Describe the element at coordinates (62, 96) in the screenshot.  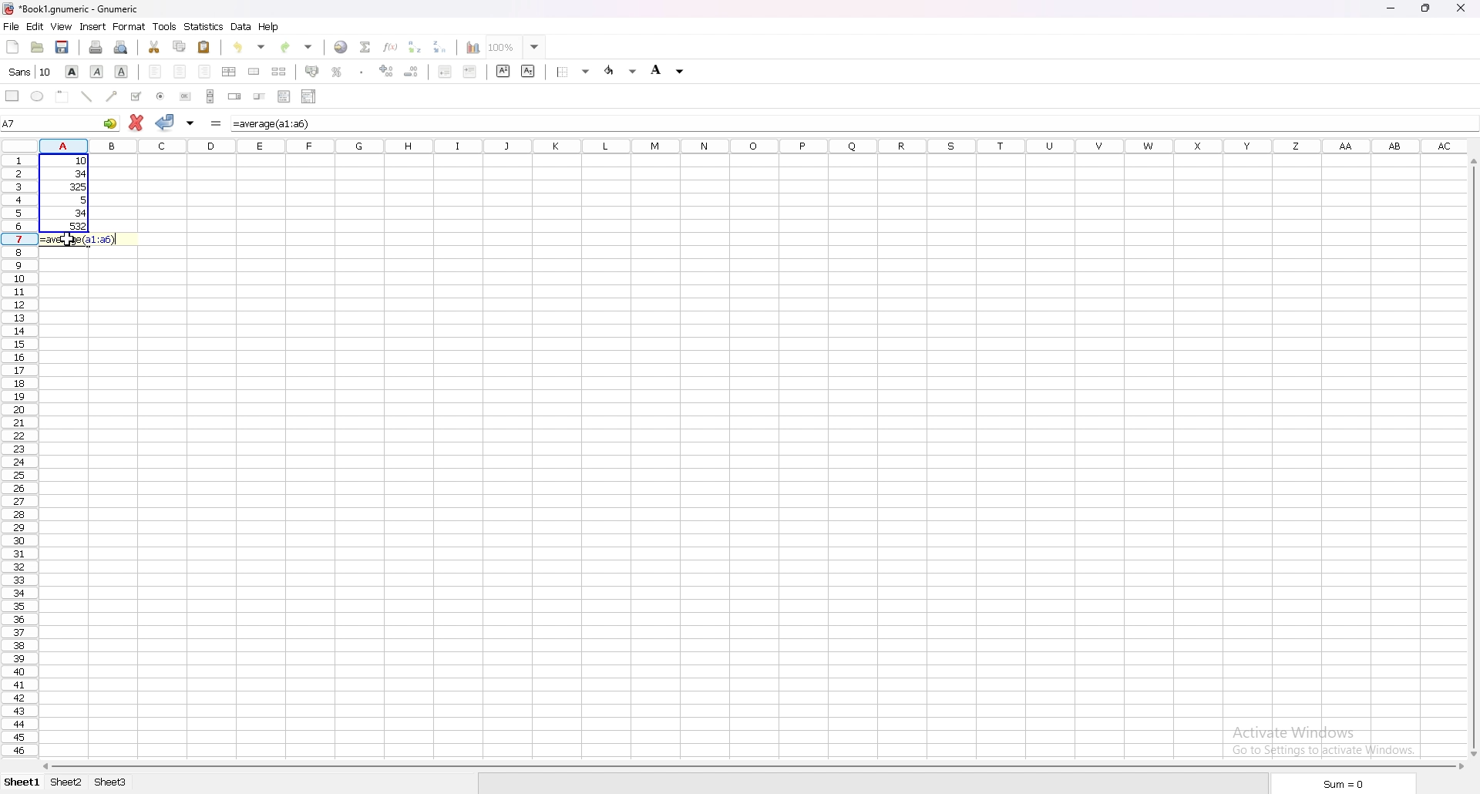
I see `frame` at that location.